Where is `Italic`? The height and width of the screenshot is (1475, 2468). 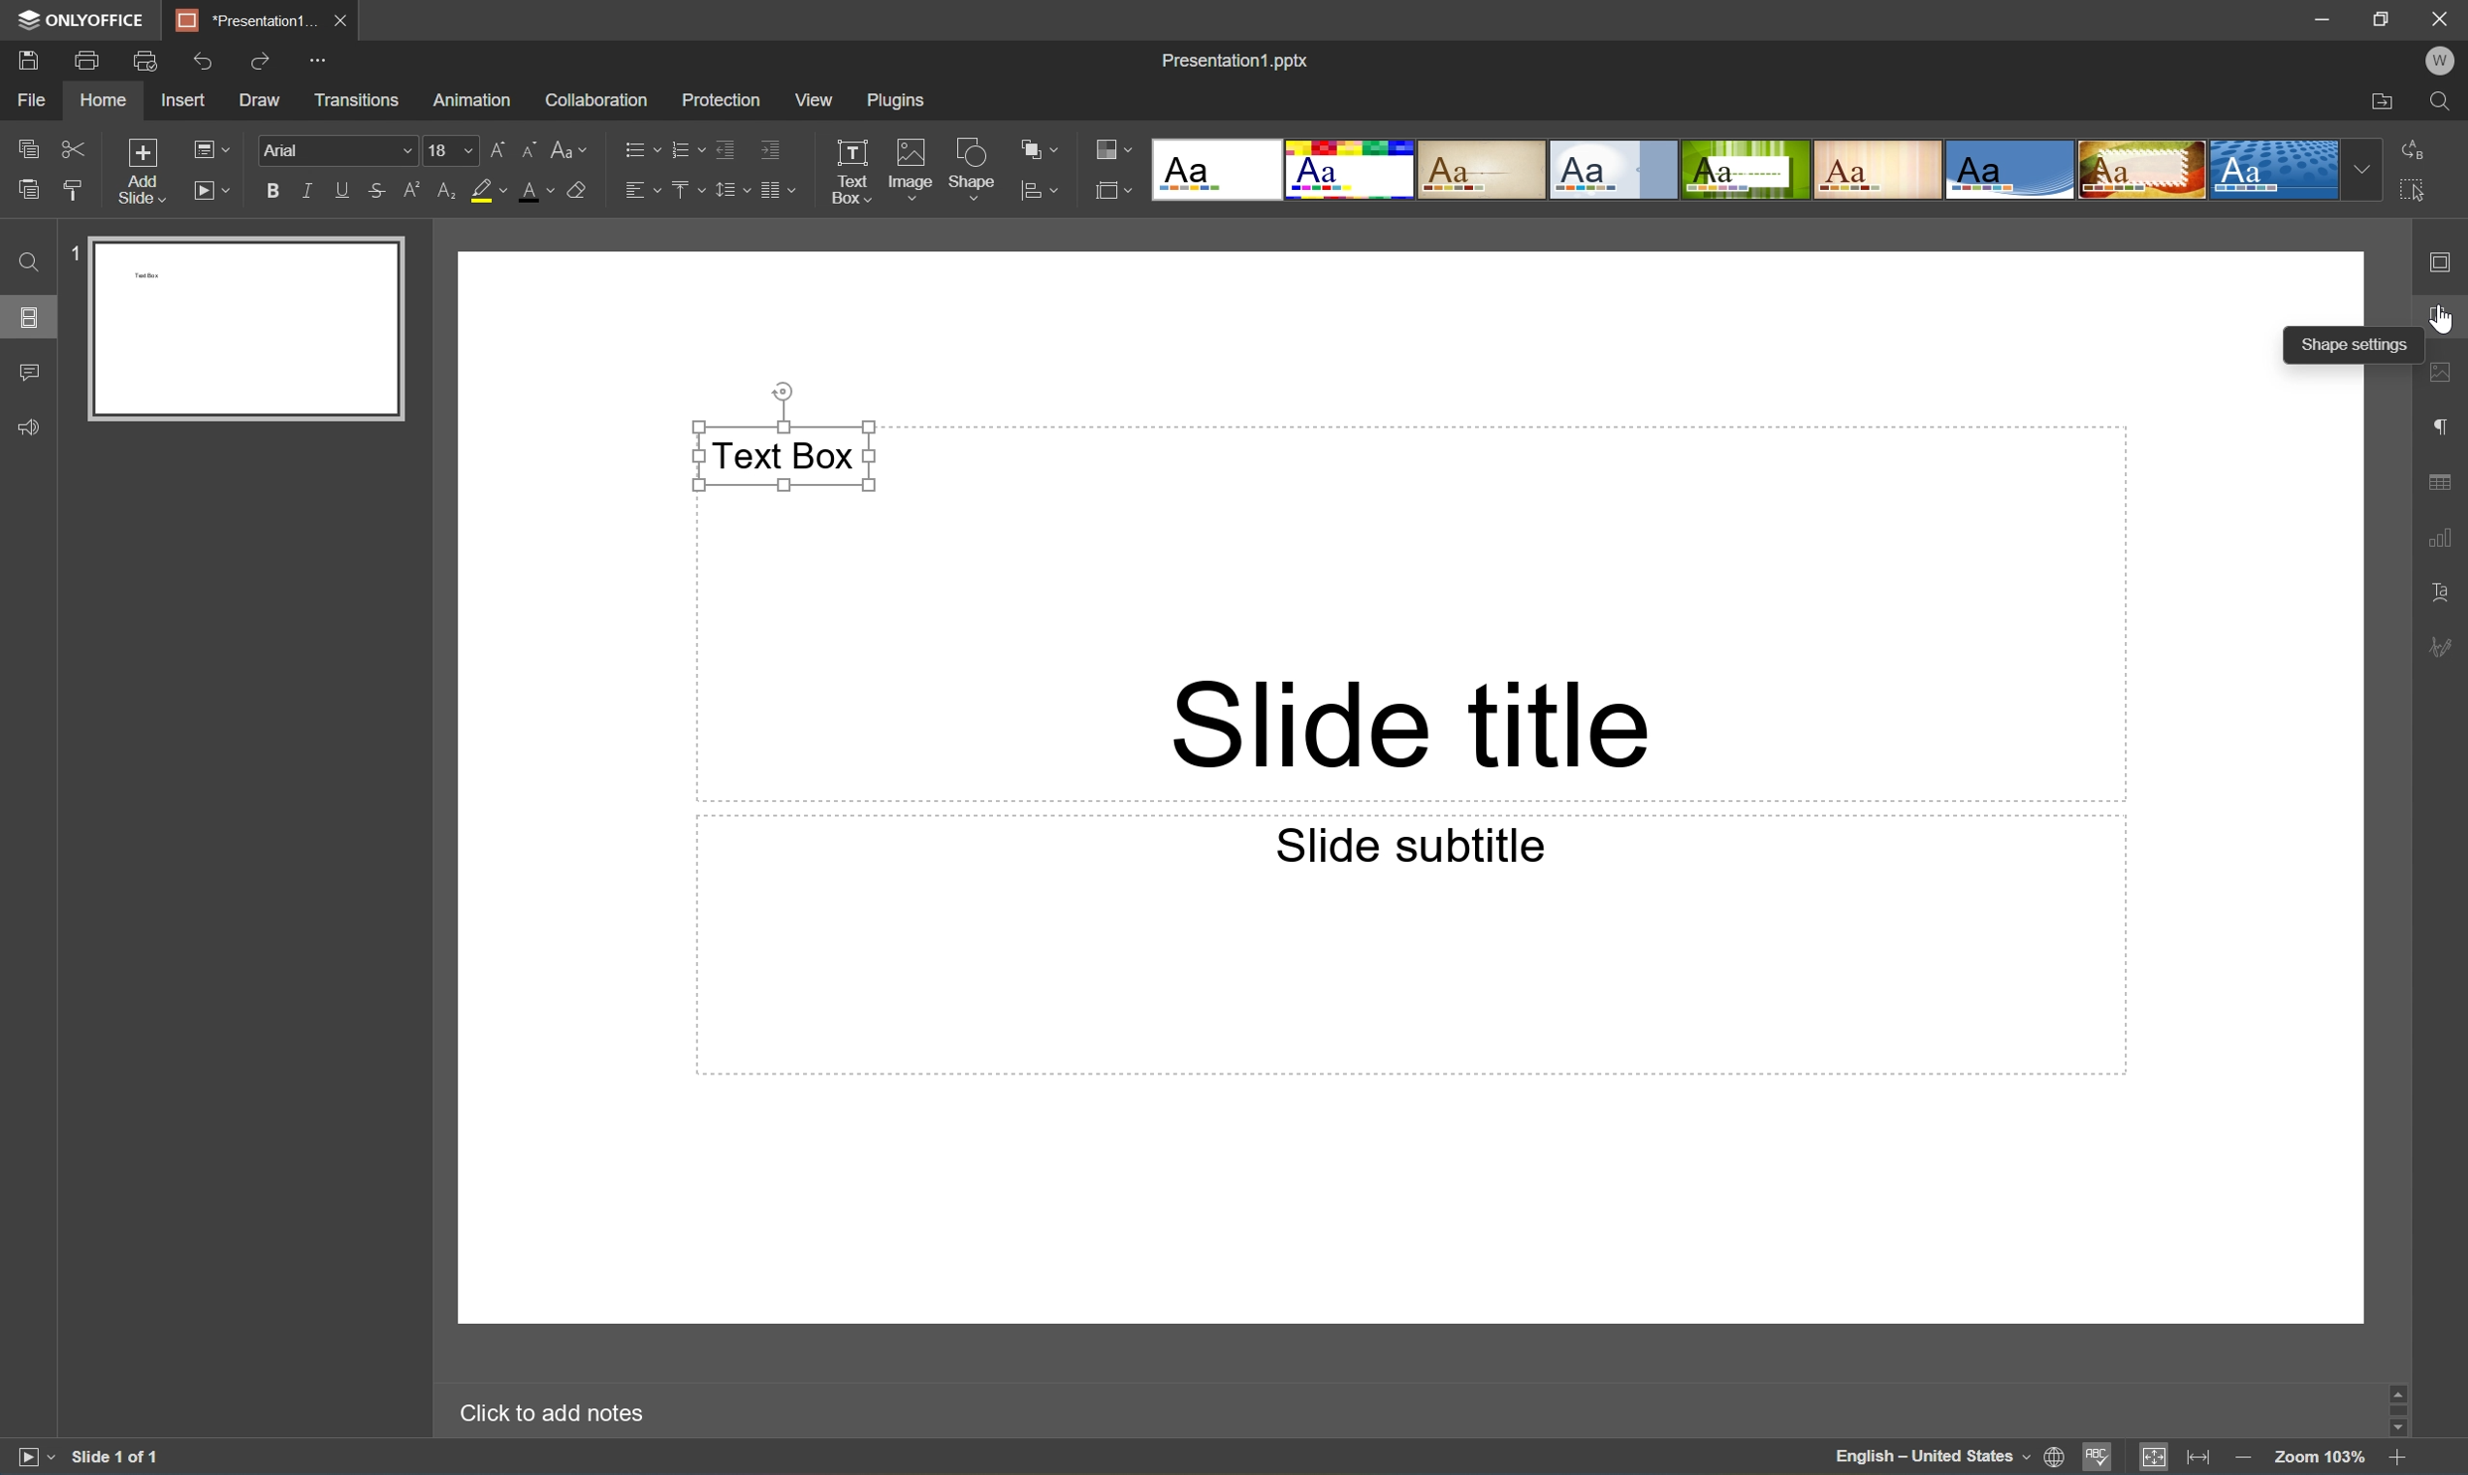
Italic is located at coordinates (305, 192).